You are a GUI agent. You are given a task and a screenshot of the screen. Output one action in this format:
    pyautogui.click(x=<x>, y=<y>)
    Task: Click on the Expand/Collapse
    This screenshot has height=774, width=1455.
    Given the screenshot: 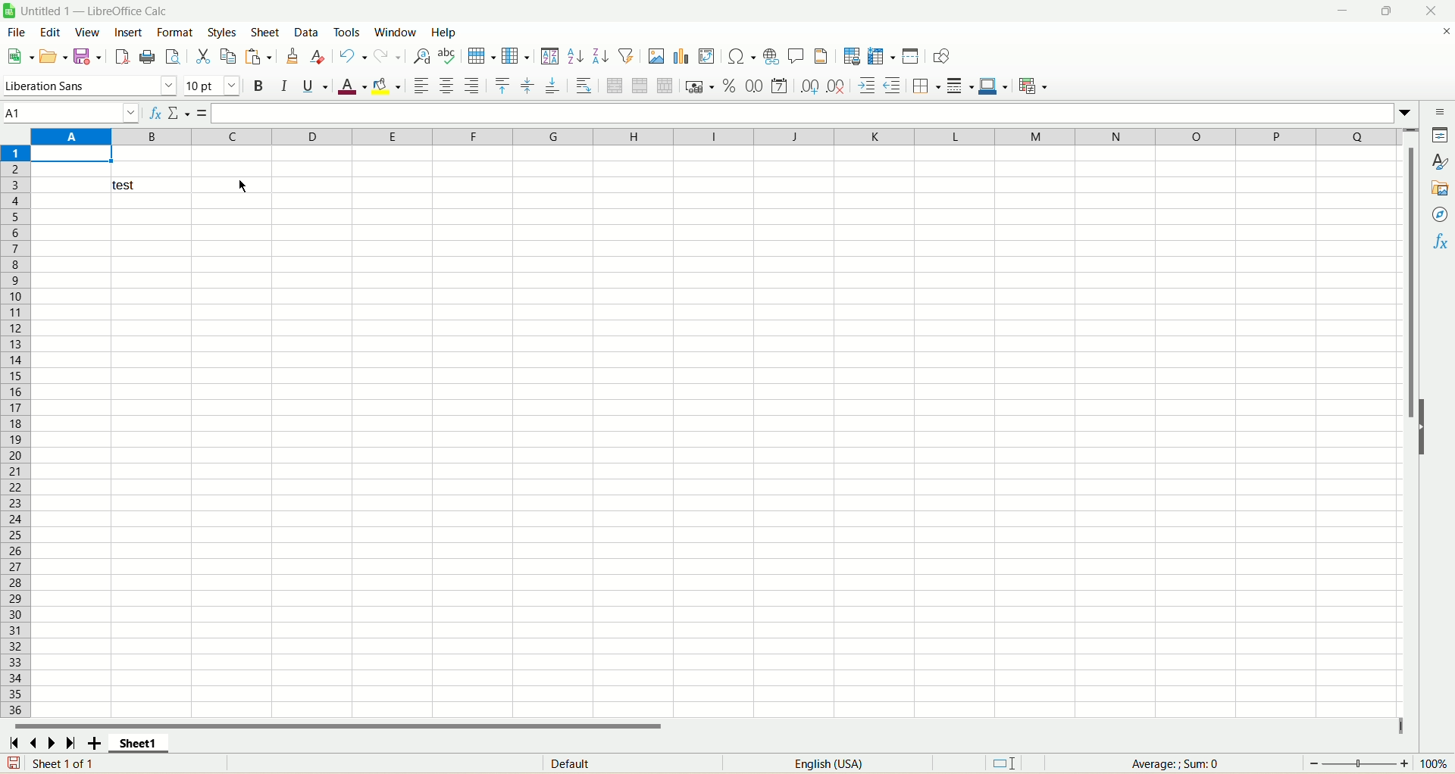 What is the action you would take?
    pyautogui.click(x=1422, y=427)
    